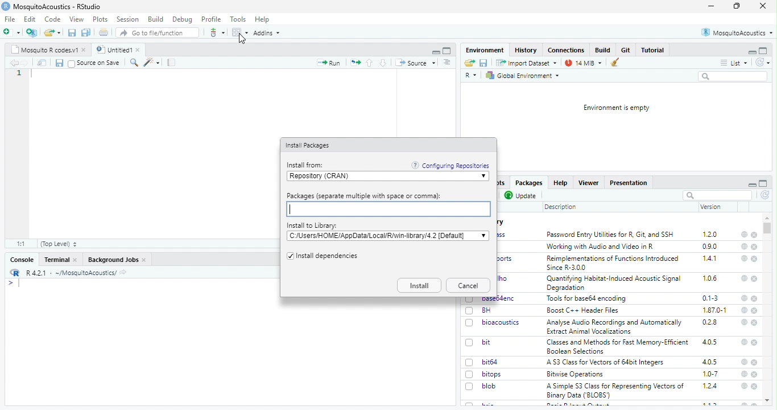 This screenshot has width=777, height=410. Describe the element at coordinates (627, 50) in the screenshot. I see `Git` at that location.